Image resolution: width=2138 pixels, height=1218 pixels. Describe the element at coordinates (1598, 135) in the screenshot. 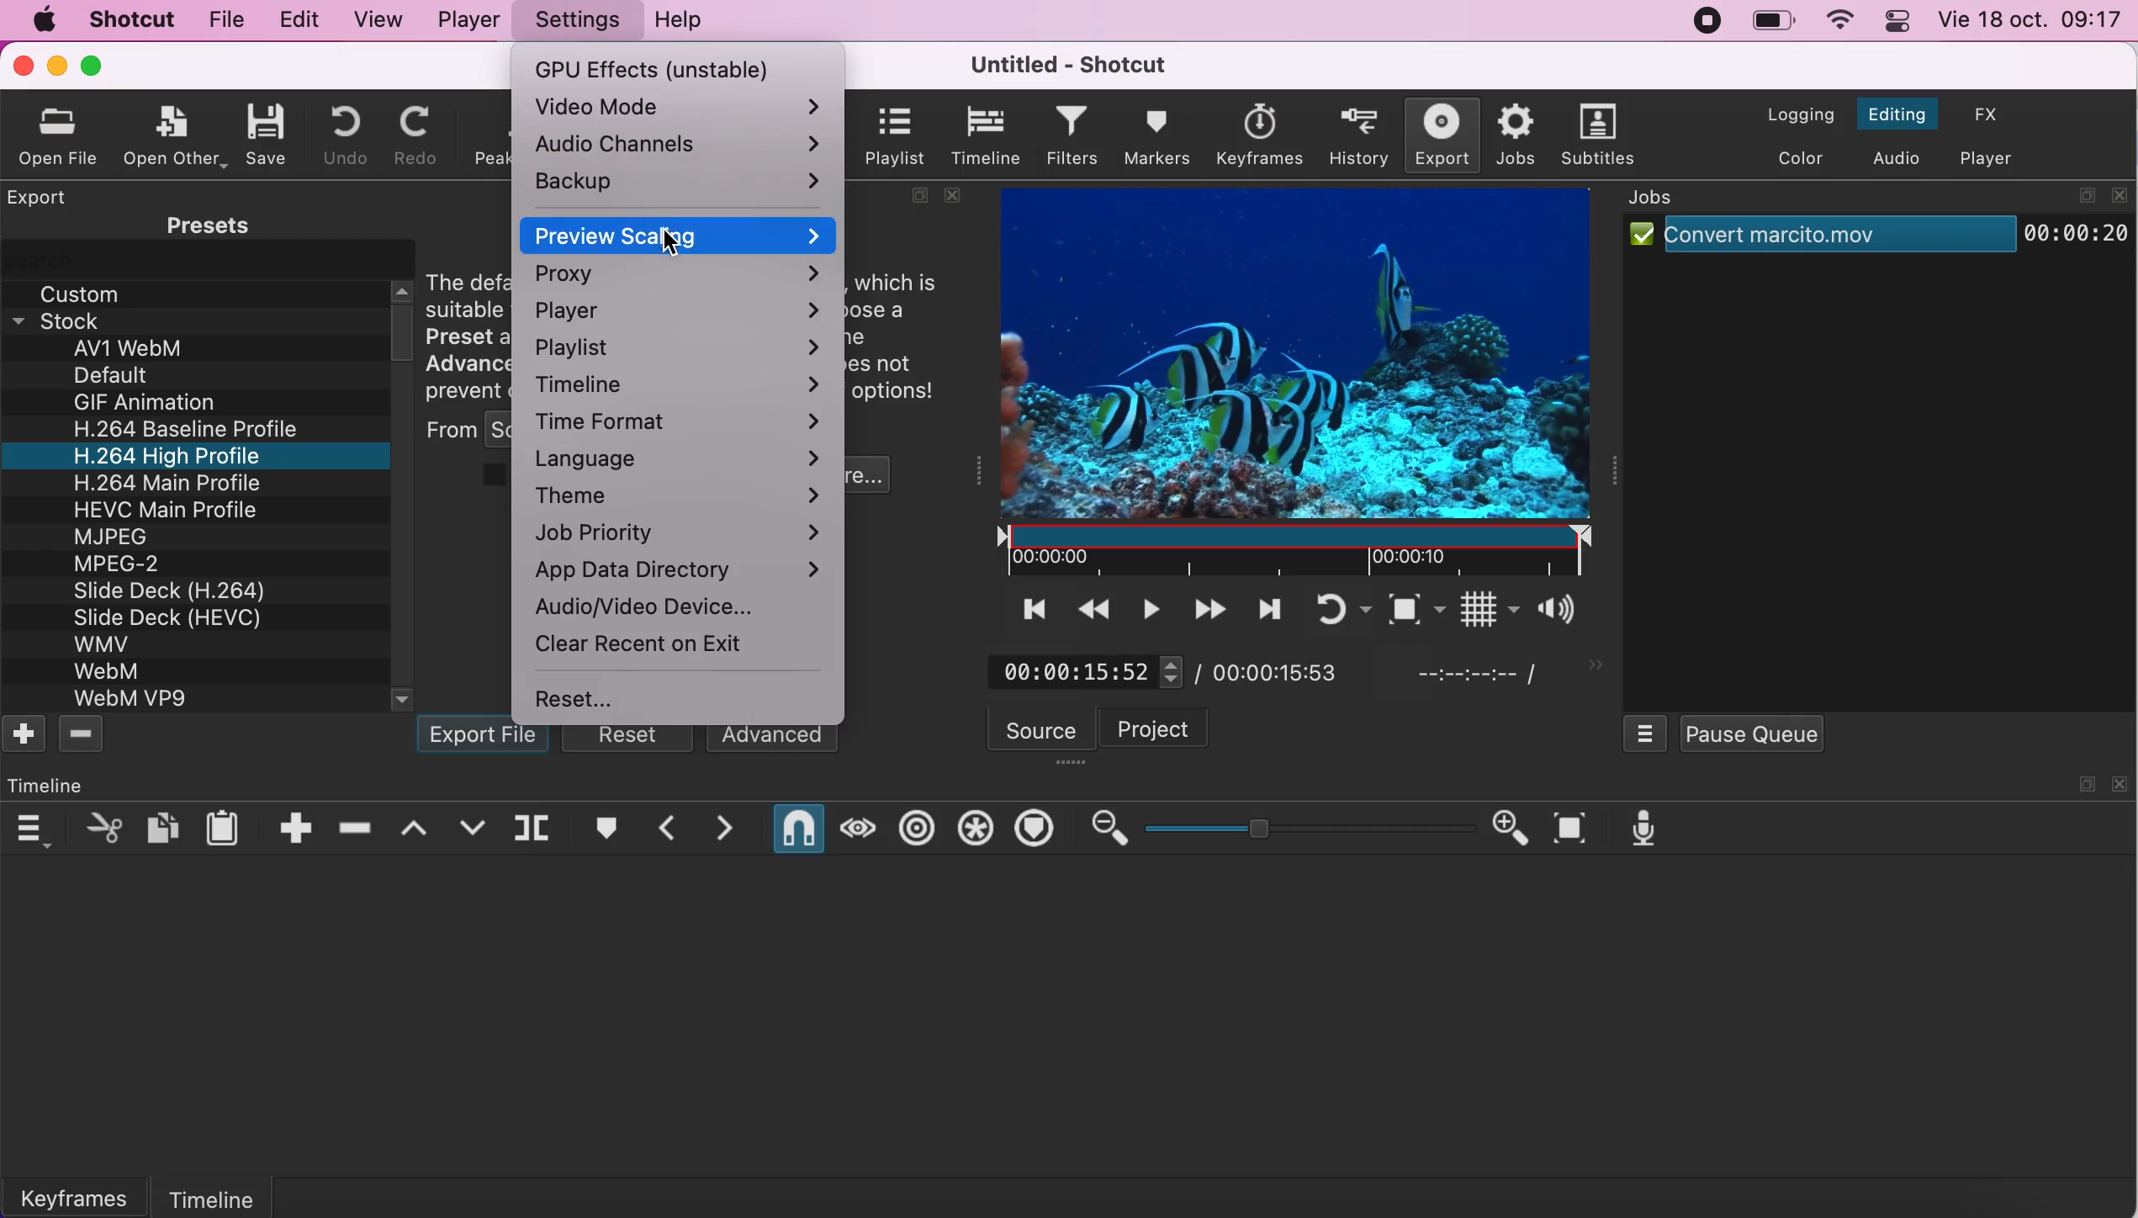

I see `subtitles` at that location.